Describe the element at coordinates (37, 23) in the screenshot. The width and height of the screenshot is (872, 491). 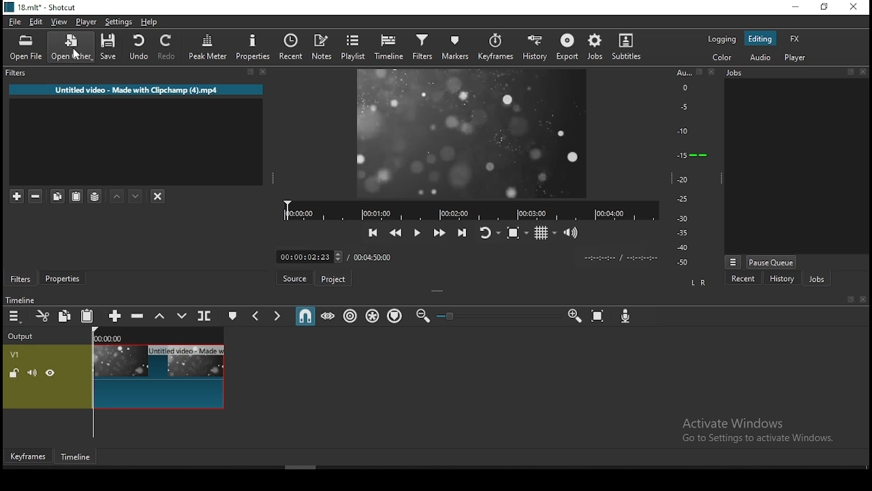
I see `edit` at that location.